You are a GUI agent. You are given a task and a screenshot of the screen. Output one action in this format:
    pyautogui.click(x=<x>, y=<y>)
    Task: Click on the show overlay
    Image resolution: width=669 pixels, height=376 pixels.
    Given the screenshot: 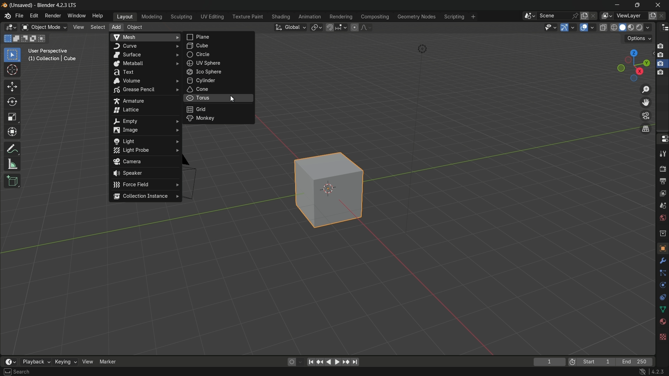 What is the action you would take?
    pyautogui.click(x=584, y=28)
    